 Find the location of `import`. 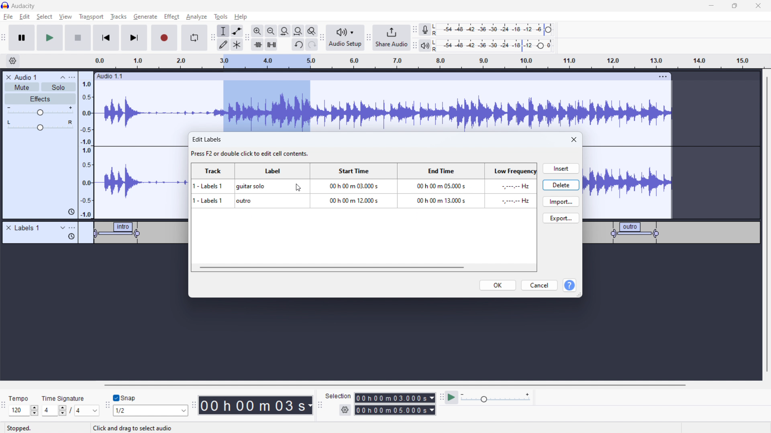

import is located at coordinates (561, 201).